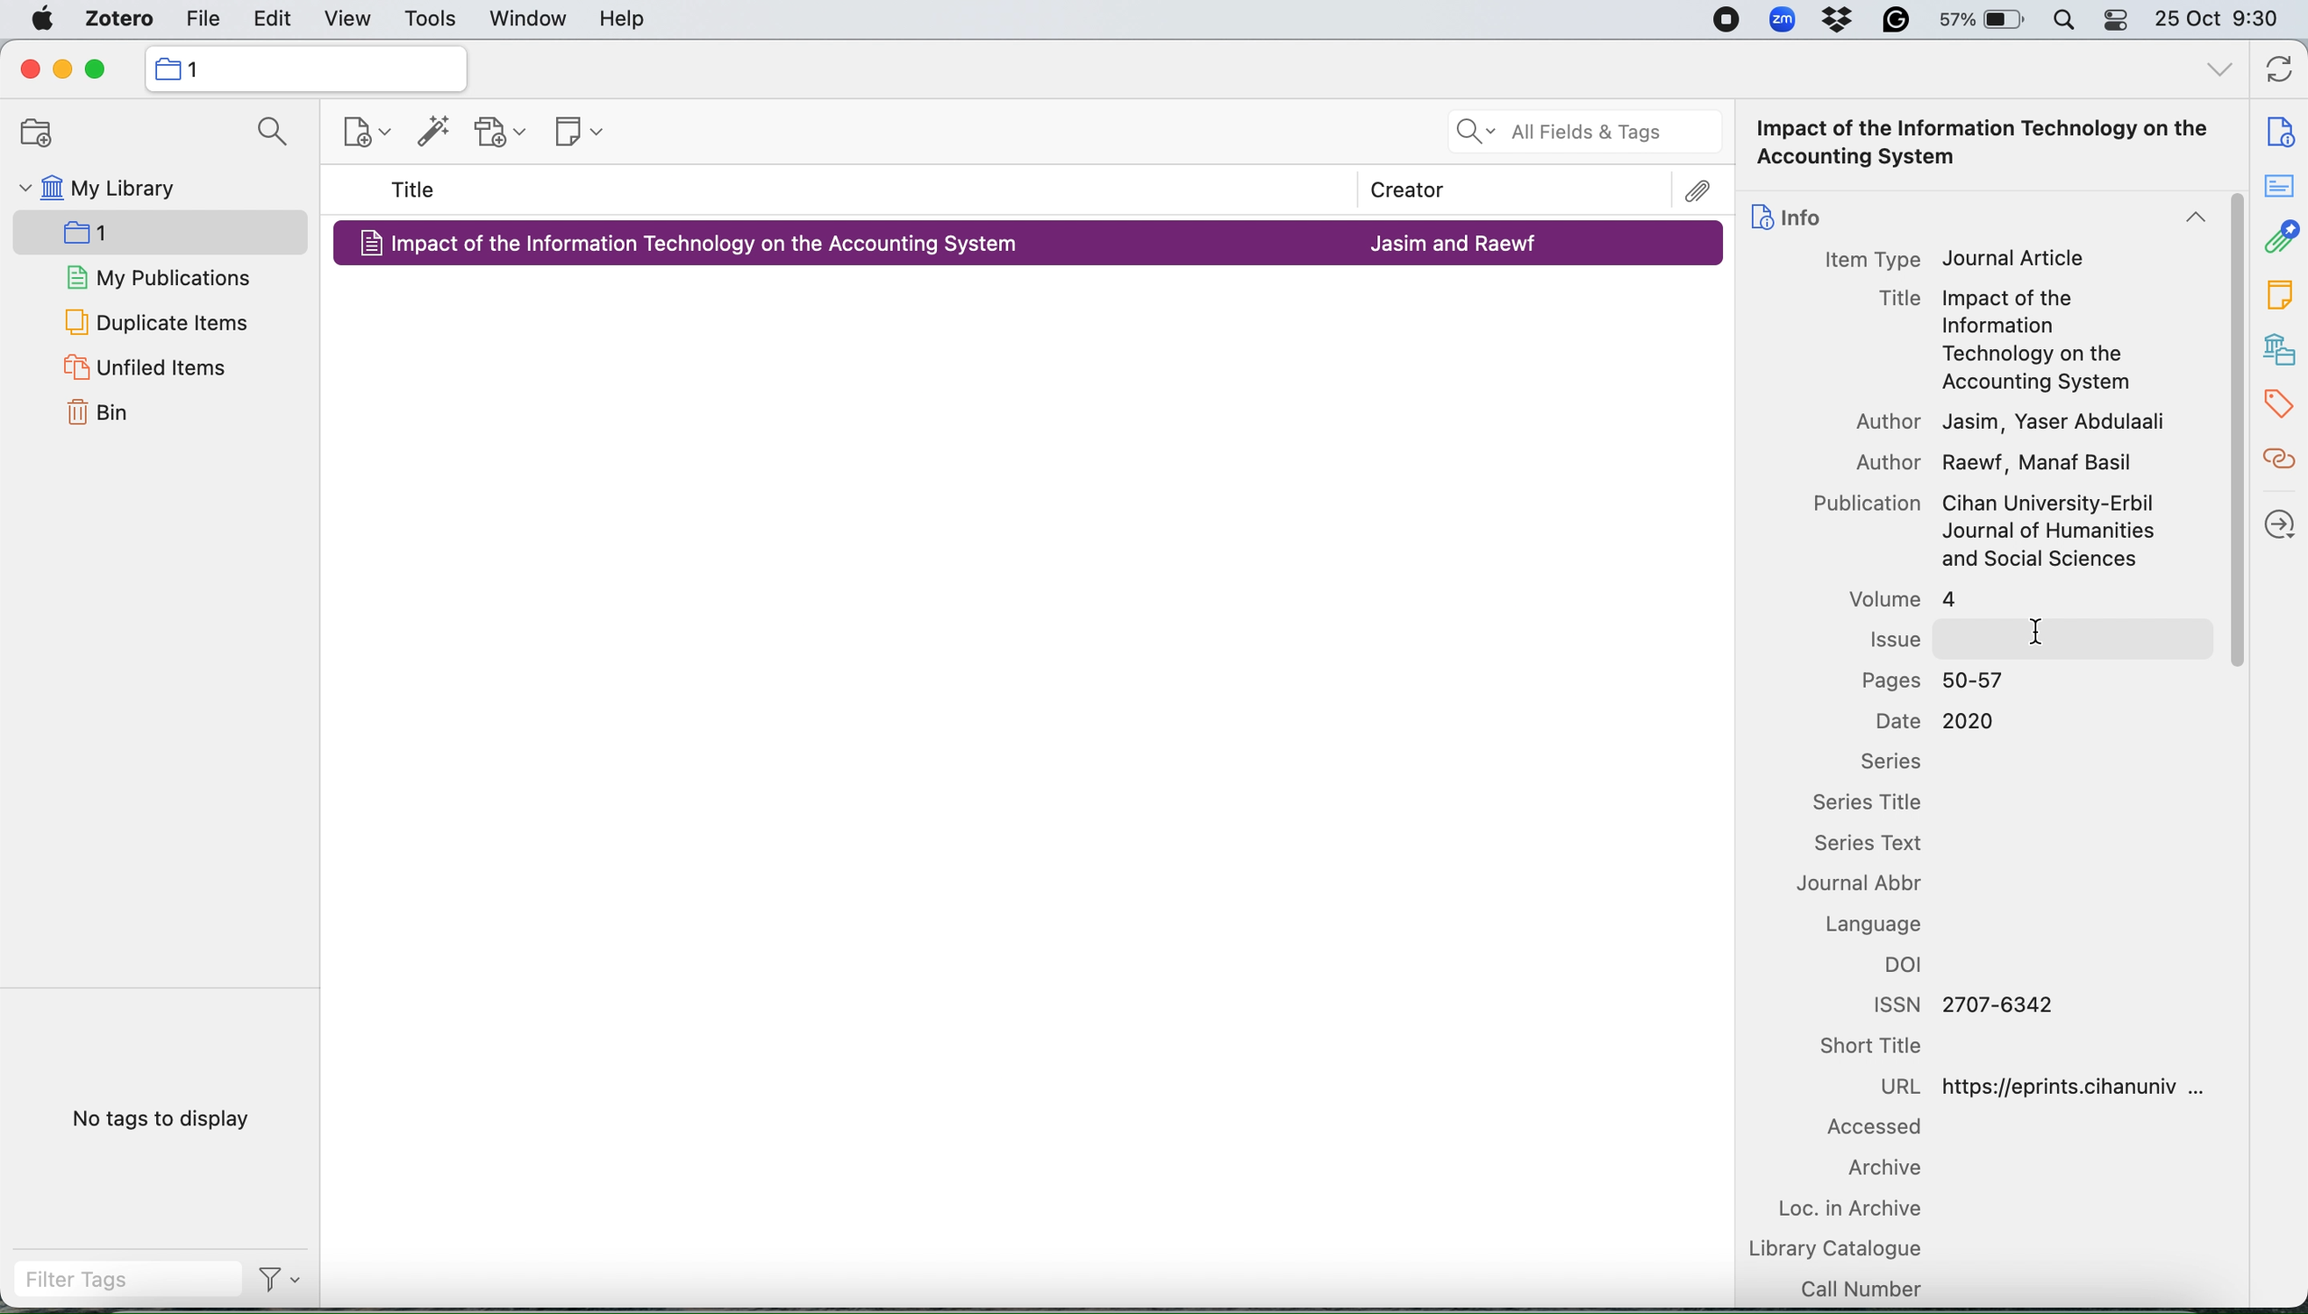  I want to click on view, so click(348, 16).